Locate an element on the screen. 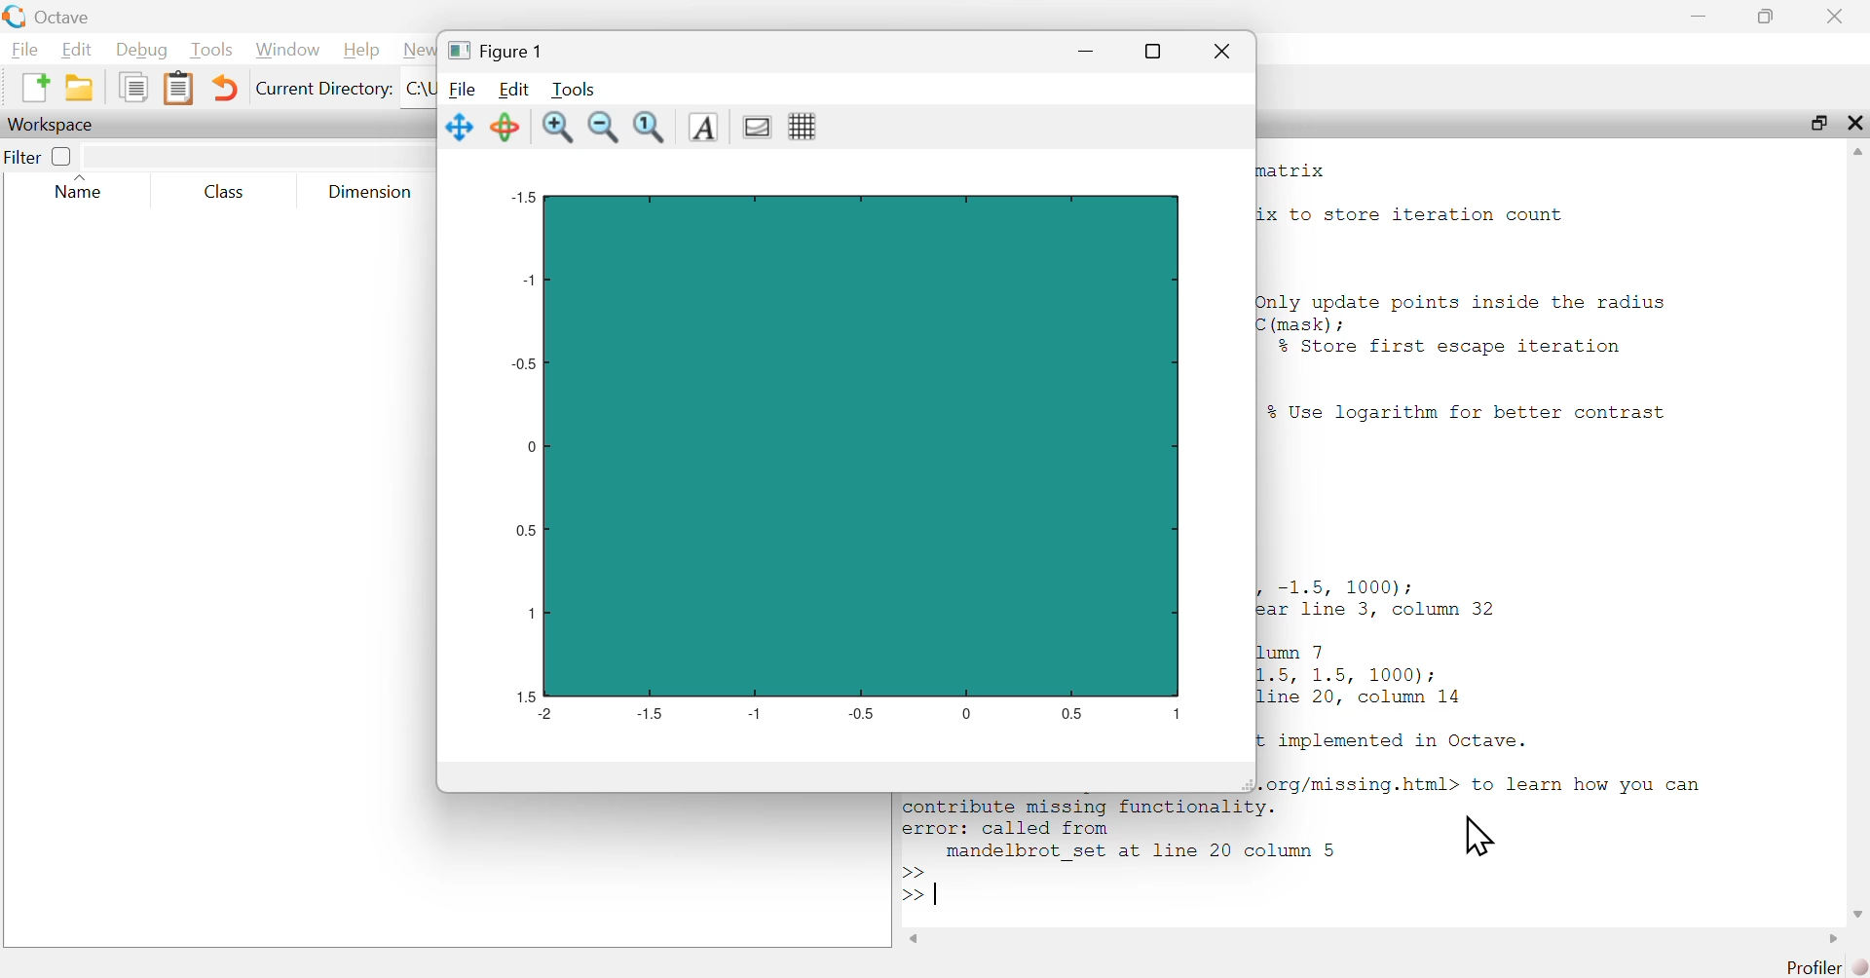  Edit is located at coordinates (513, 89).